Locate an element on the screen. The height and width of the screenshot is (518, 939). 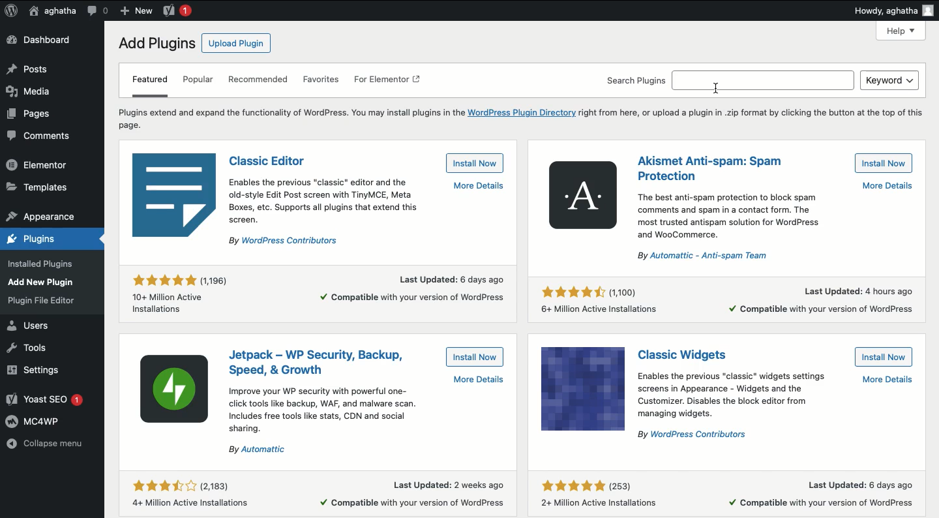
MC4WP is located at coordinates (35, 421).